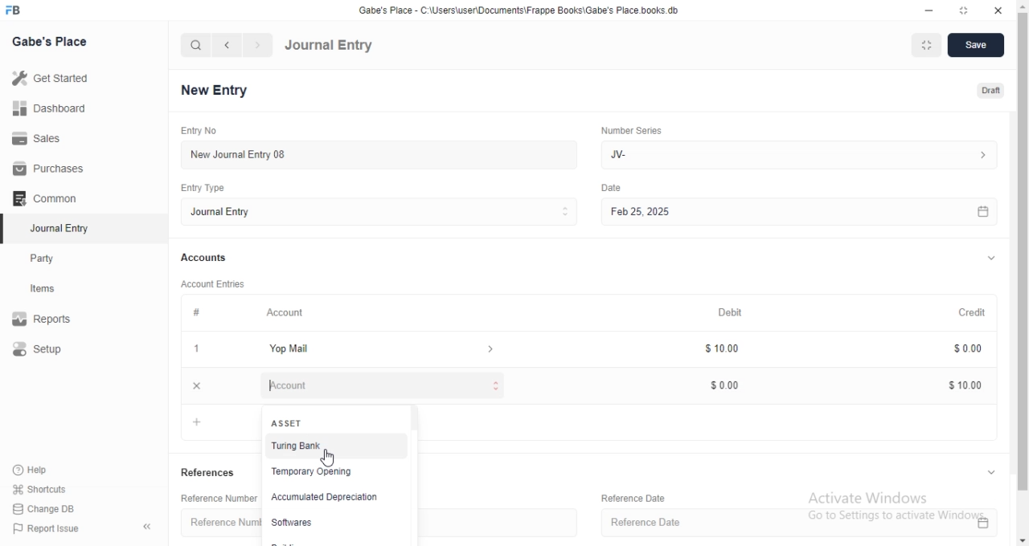  What do you see at coordinates (378, 154) in the screenshot?
I see `New Journal Entry 08` at bounding box center [378, 154].